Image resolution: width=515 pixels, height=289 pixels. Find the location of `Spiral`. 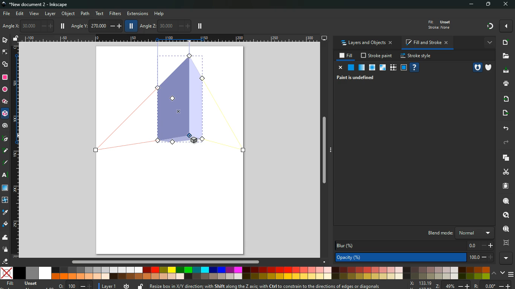

Spiral is located at coordinates (6, 126).